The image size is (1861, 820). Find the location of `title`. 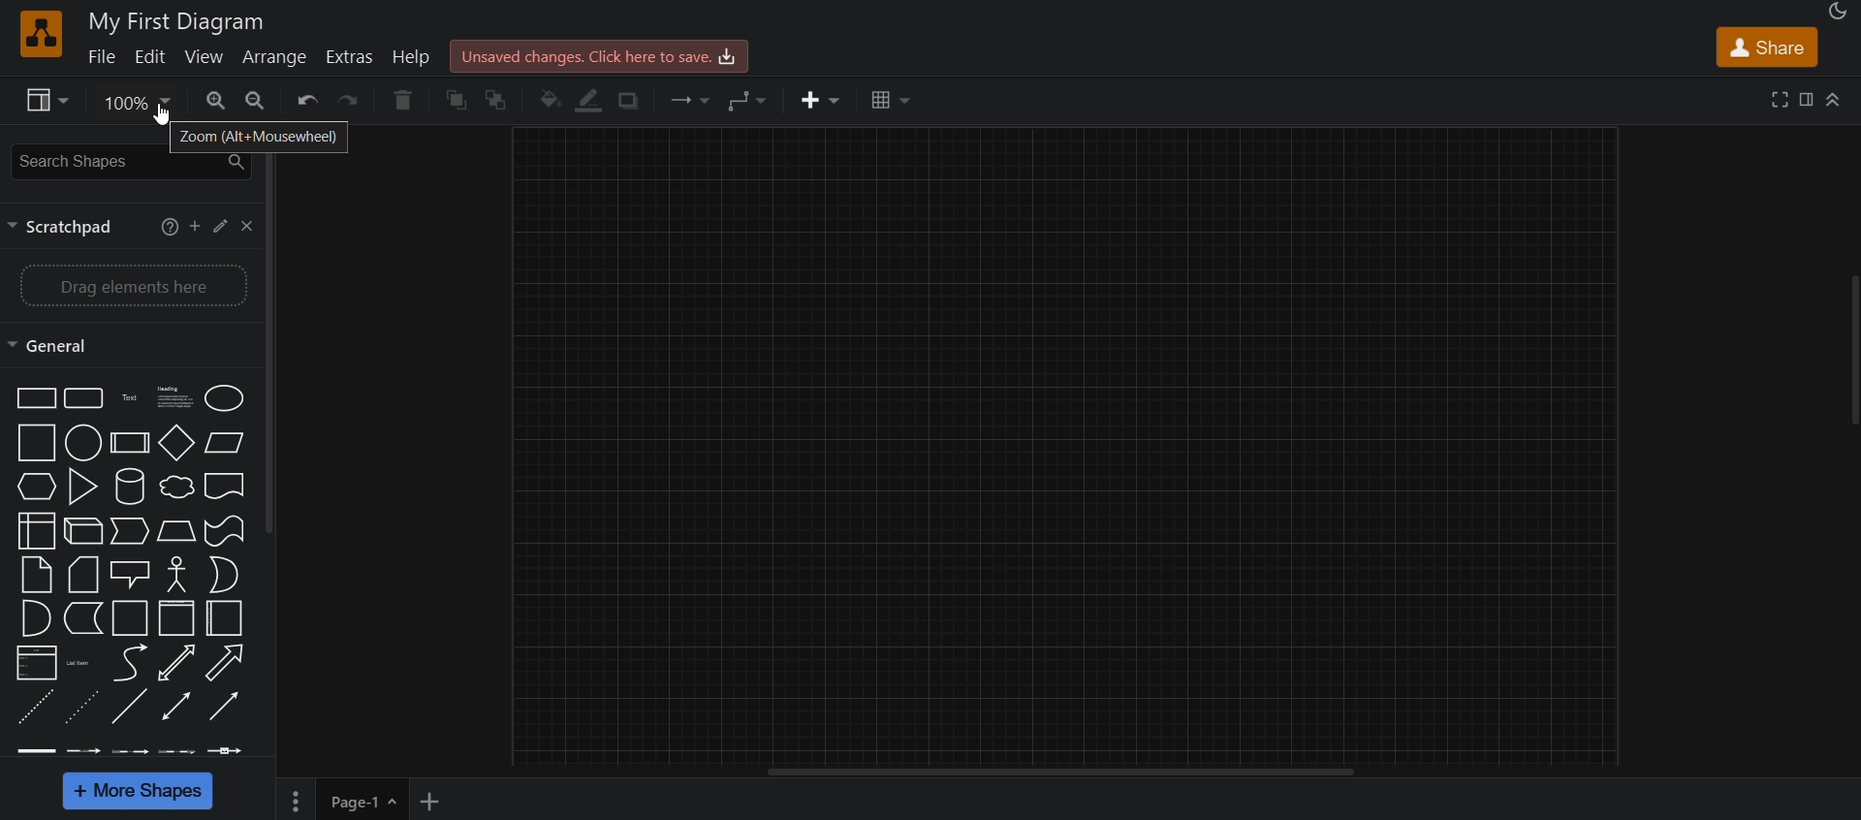

title is located at coordinates (178, 19).